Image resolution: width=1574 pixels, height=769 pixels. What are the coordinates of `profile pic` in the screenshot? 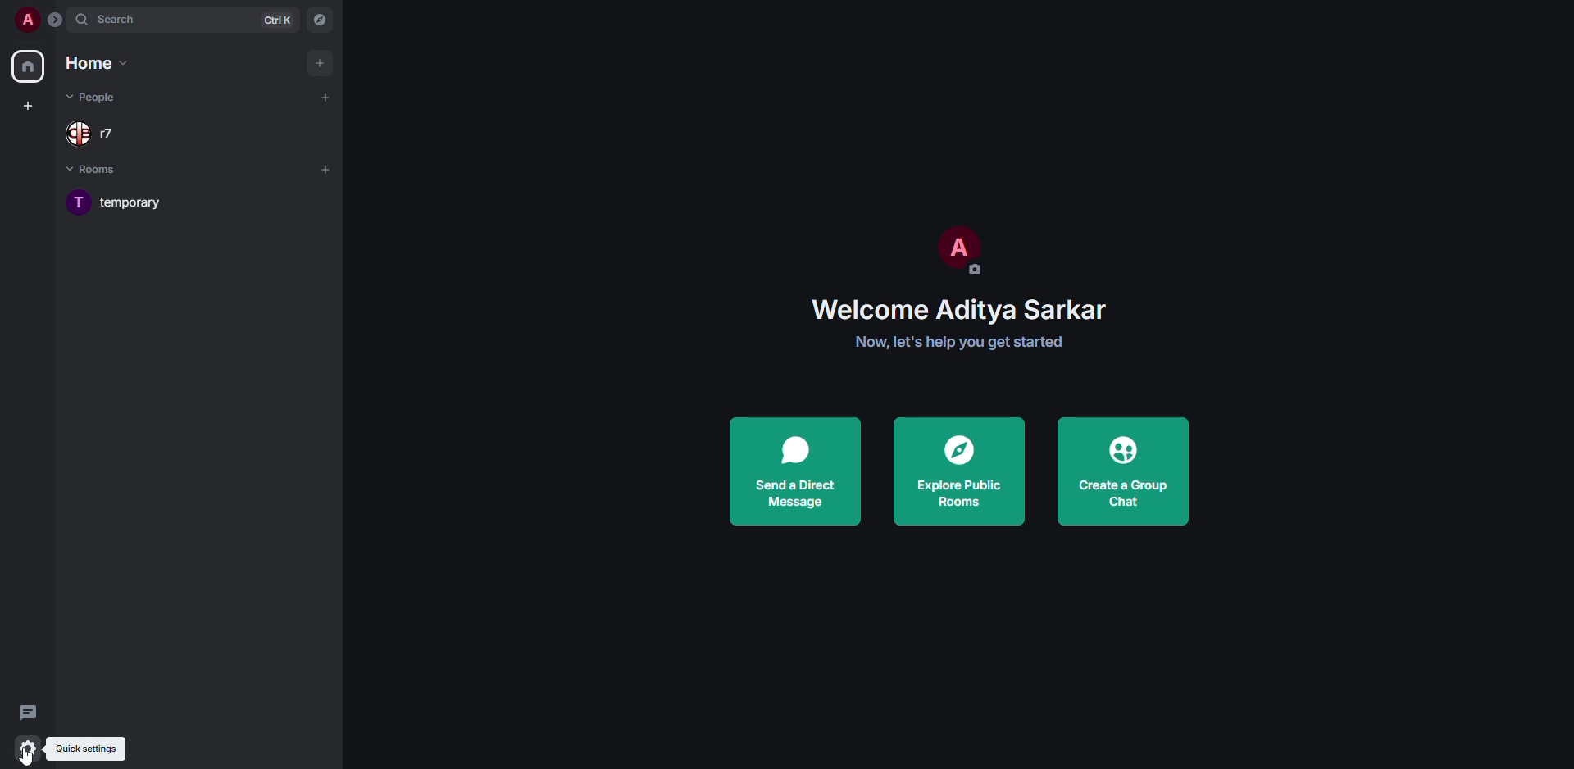 It's located at (958, 249).